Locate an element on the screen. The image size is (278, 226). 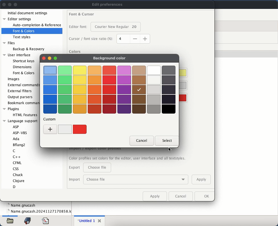
maximize is located at coordinates (56, 58).